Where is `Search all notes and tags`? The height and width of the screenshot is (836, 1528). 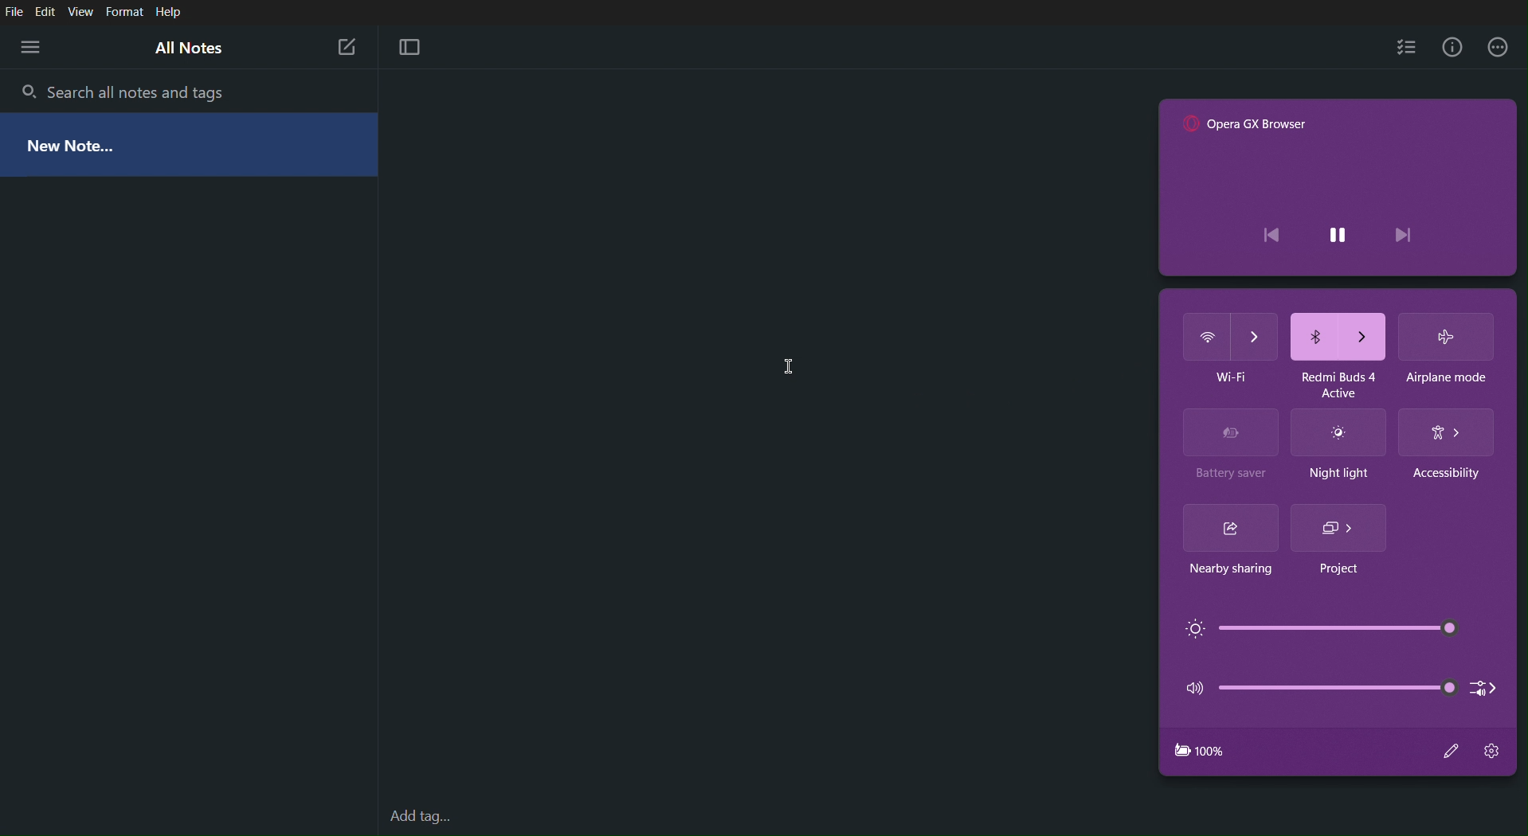
Search all notes and tags is located at coordinates (142, 90).